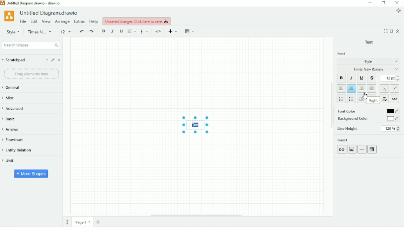 This screenshot has height=227, width=404. Describe the element at coordinates (197, 125) in the screenshot. I see `Text` at that location.